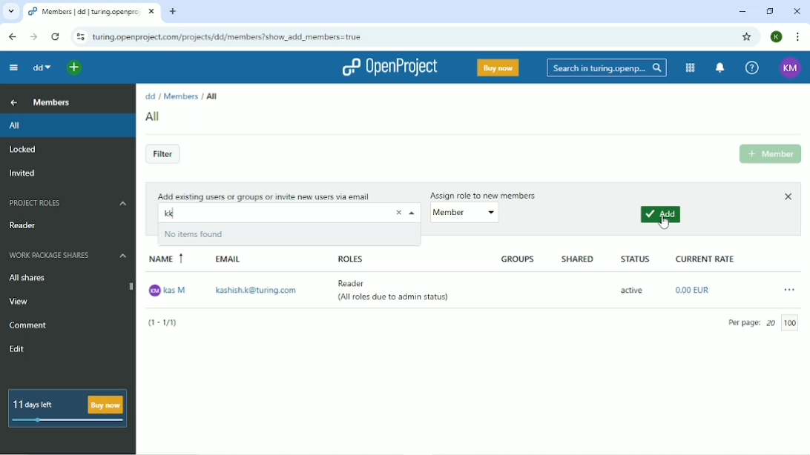 The height and width of the screenshot is (455, 810). Describe the element at coordinates (200, 235) in the screenshot. I see `No items found` at that location.